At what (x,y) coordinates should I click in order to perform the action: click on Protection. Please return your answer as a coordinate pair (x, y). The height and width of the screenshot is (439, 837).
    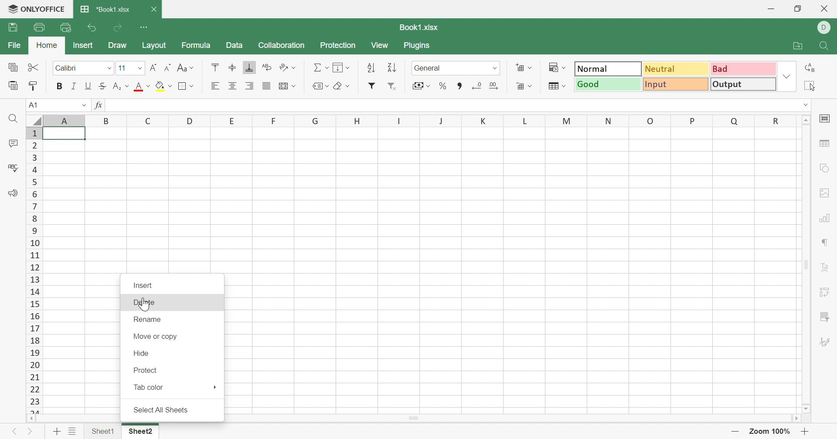
    Looking at the image, I should click on (340, 44).